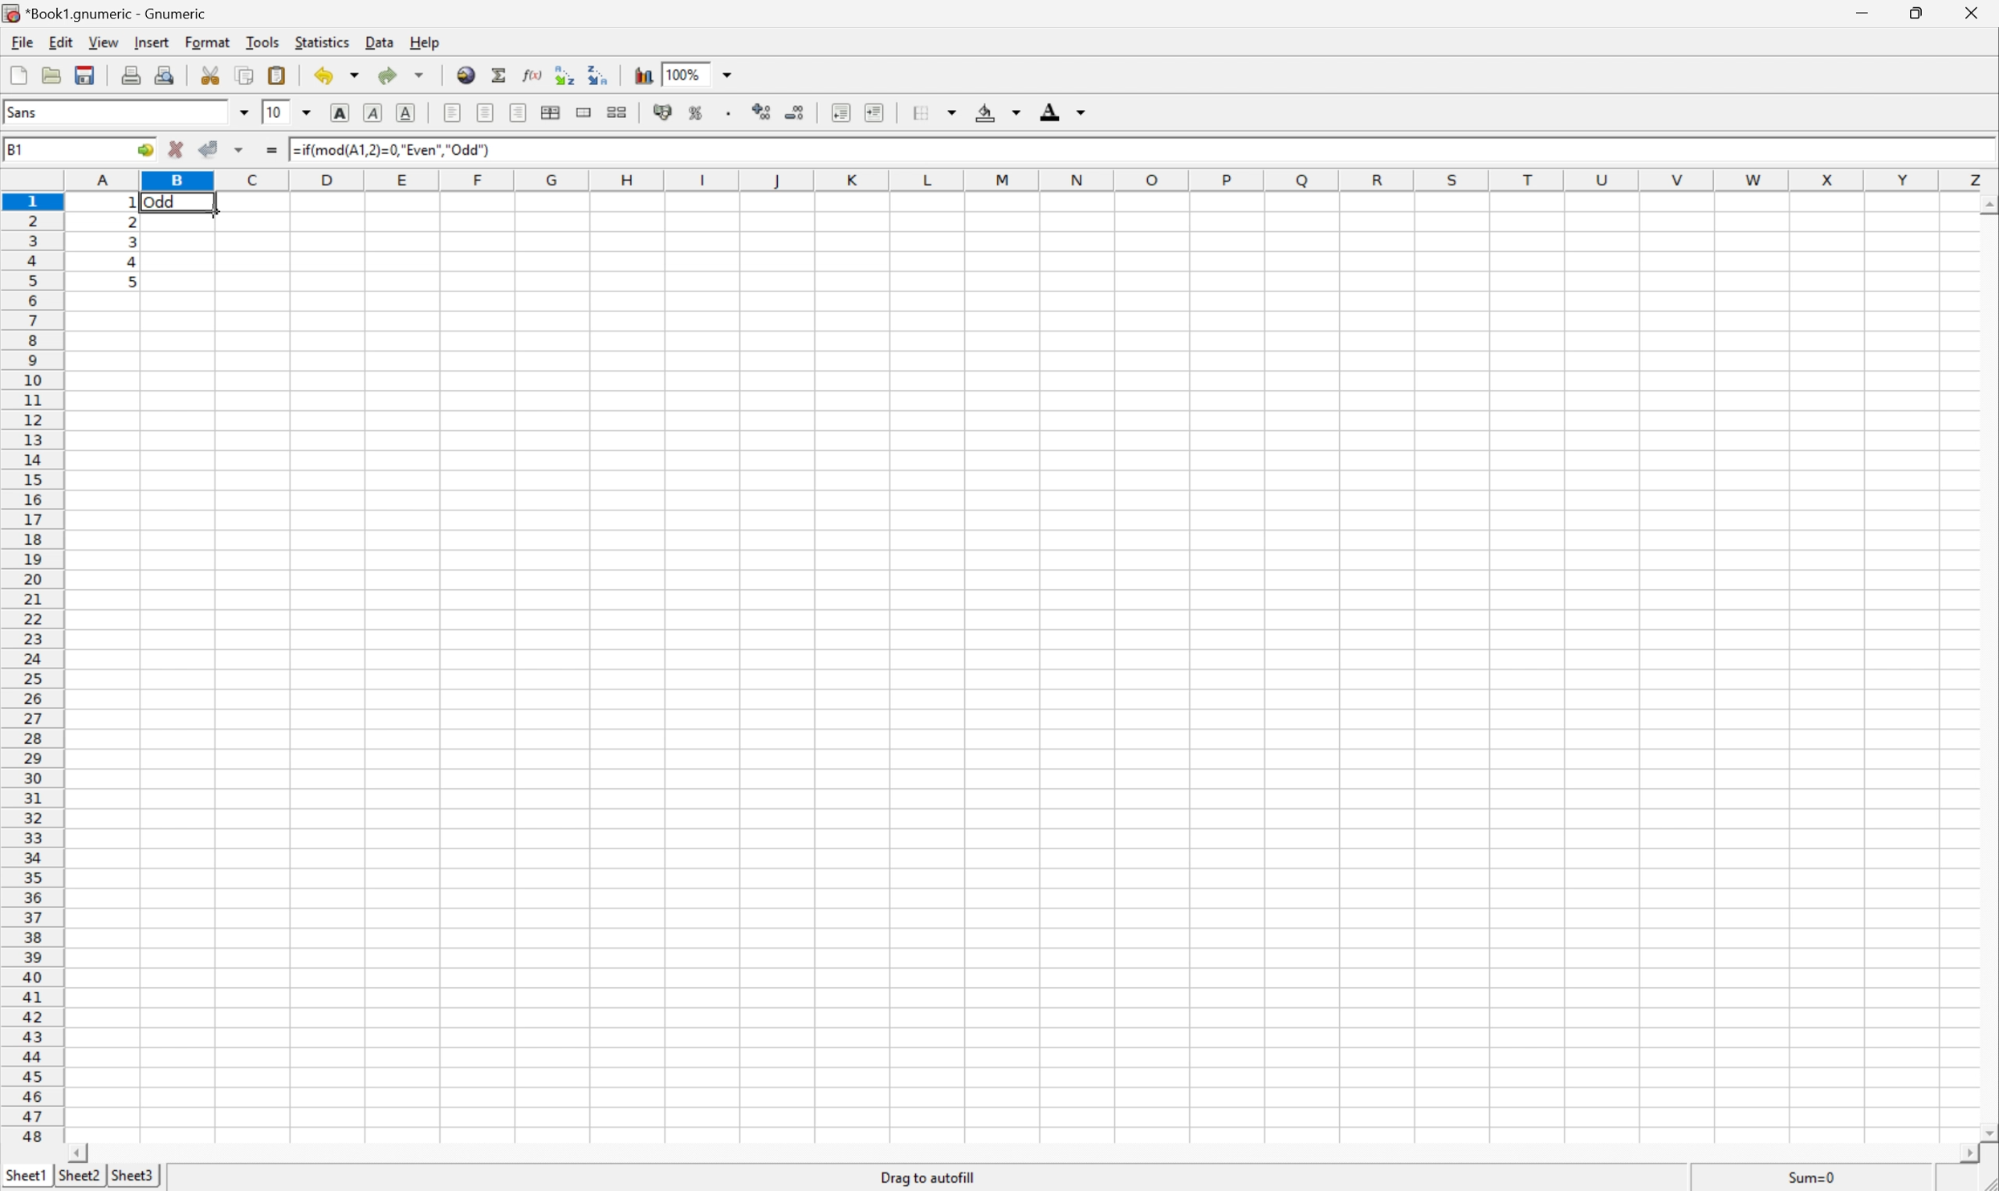 The height and width of the screenshot is (1191, 1999). What do you see at coordinates (466, 75) in the screenshot?
I see `Insert a hyperlink` at bounding box center [466, 75].